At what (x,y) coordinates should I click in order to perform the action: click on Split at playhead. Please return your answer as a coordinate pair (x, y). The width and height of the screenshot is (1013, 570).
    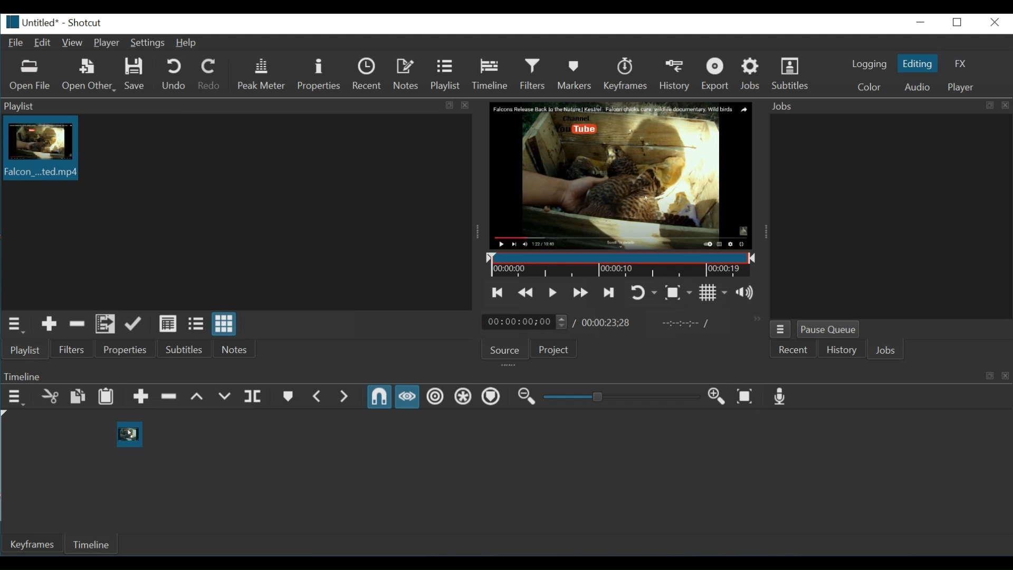
    Looking at the image, I should click on (254, 397).